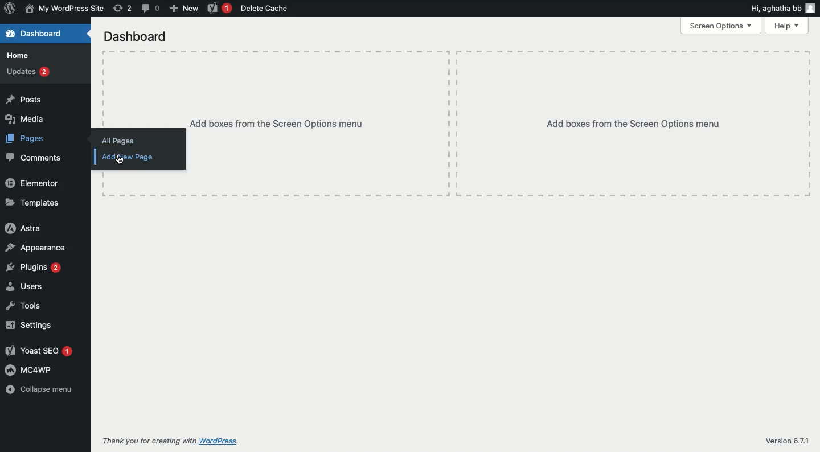 The height and width of the screenshot is (452, 820). Describe the element at coordinates (452, 124) in the screenshot. I see `Table line` at that location.